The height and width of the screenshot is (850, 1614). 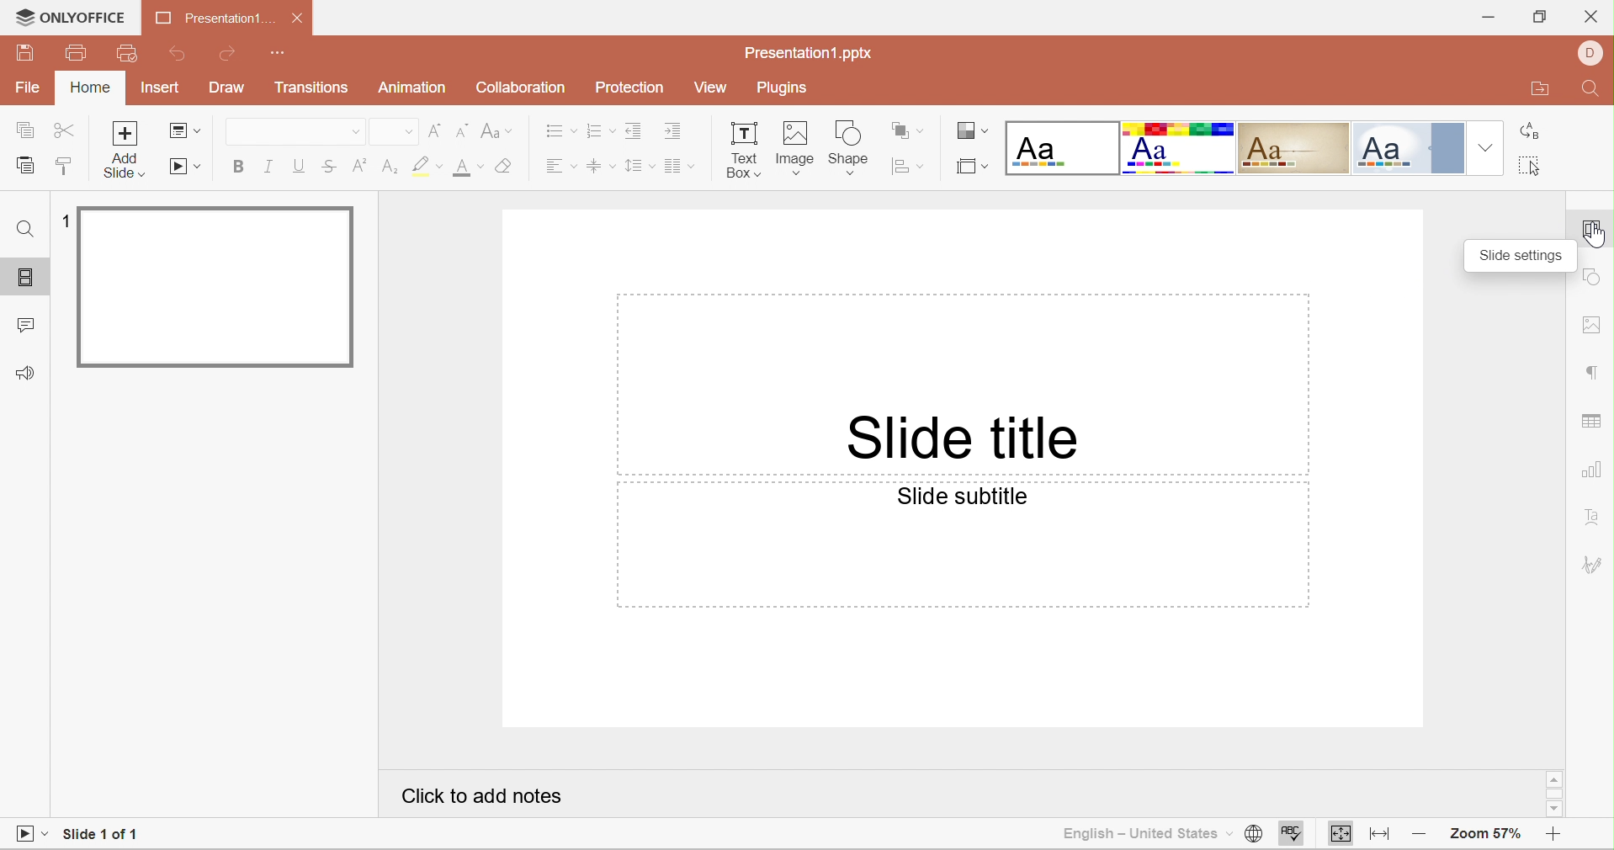 What do you see at coordinates (159, 88) in the screenshot?
I see `Insert` at bounding box center [159, 88].